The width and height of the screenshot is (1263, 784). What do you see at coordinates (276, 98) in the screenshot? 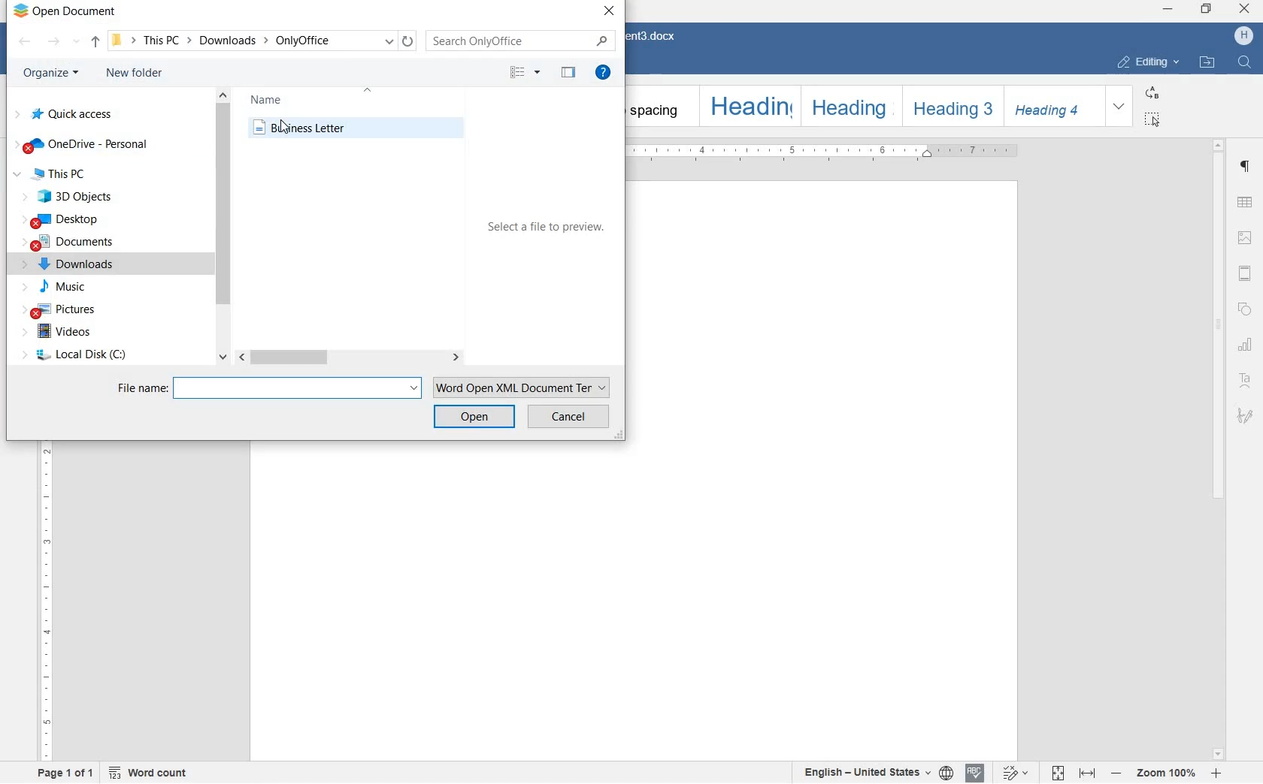
I see `name` at bounding box center [276, 98].